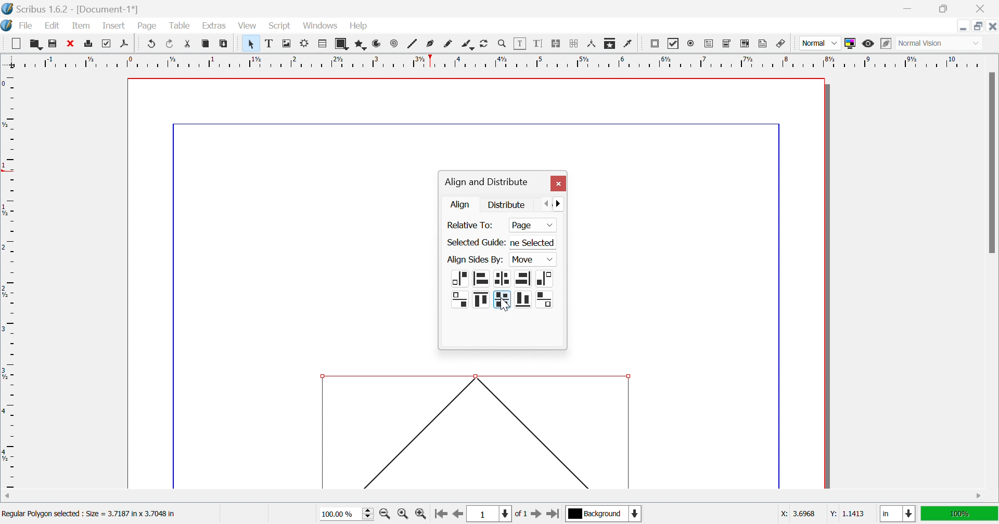 The image size is (999, 524). Describe the element at coordinates (488, 514) in the screenshot. I see `1` at that location.